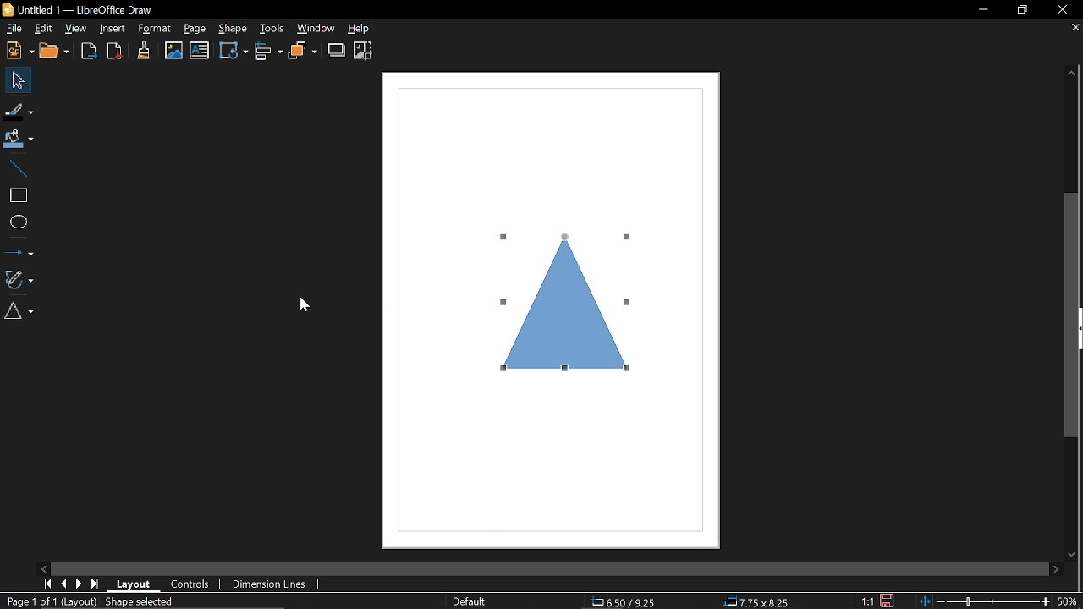  I want to click on Insert image, so click(174, 51).